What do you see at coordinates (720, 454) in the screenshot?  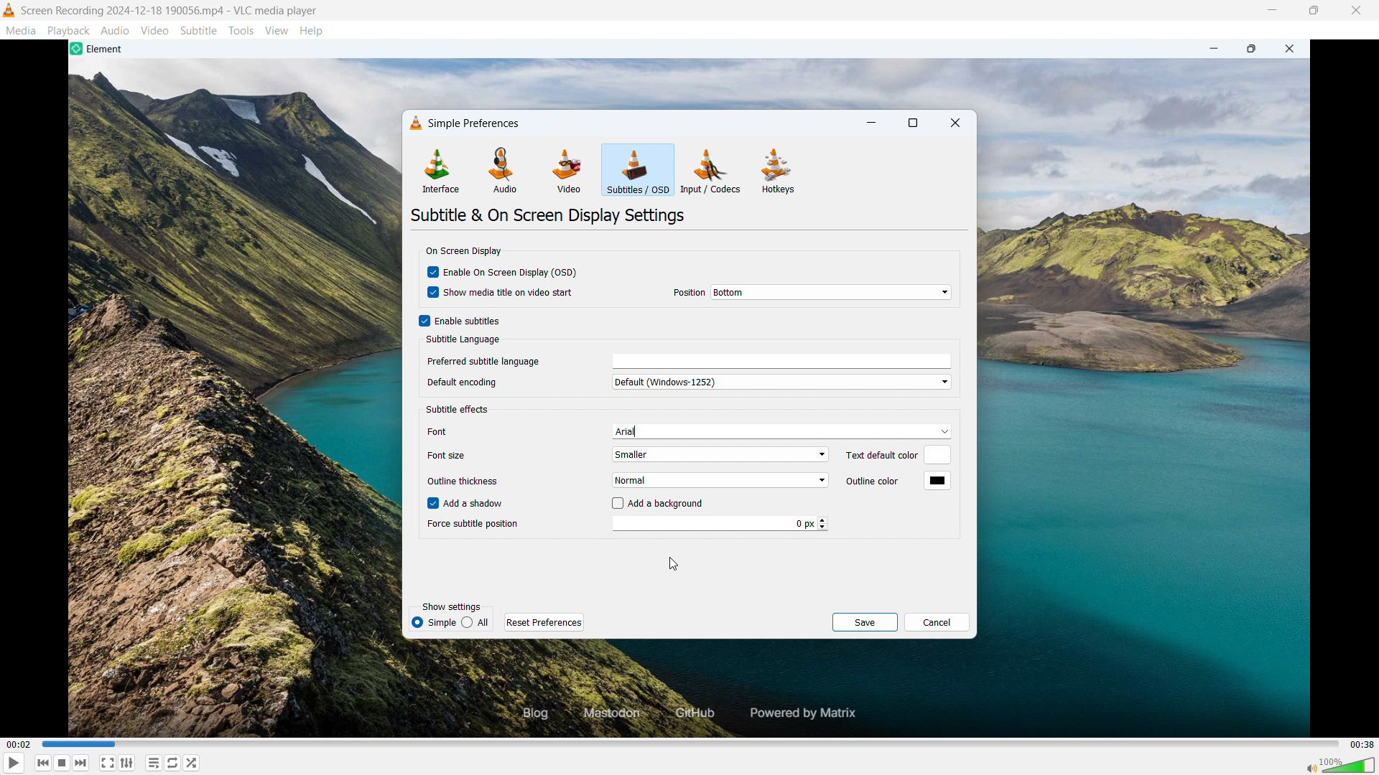 I see `set font size` at bounding box center [720, 454].